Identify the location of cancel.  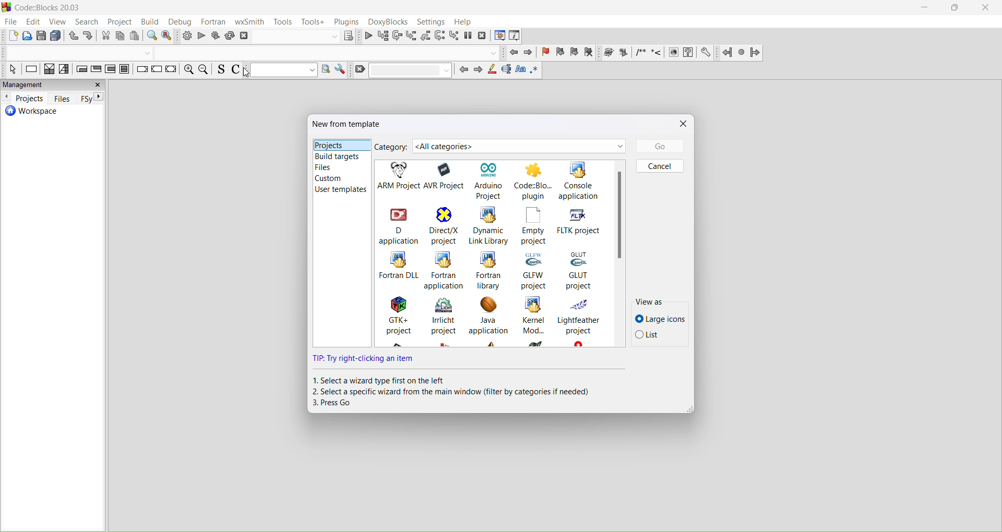
(660, 166).